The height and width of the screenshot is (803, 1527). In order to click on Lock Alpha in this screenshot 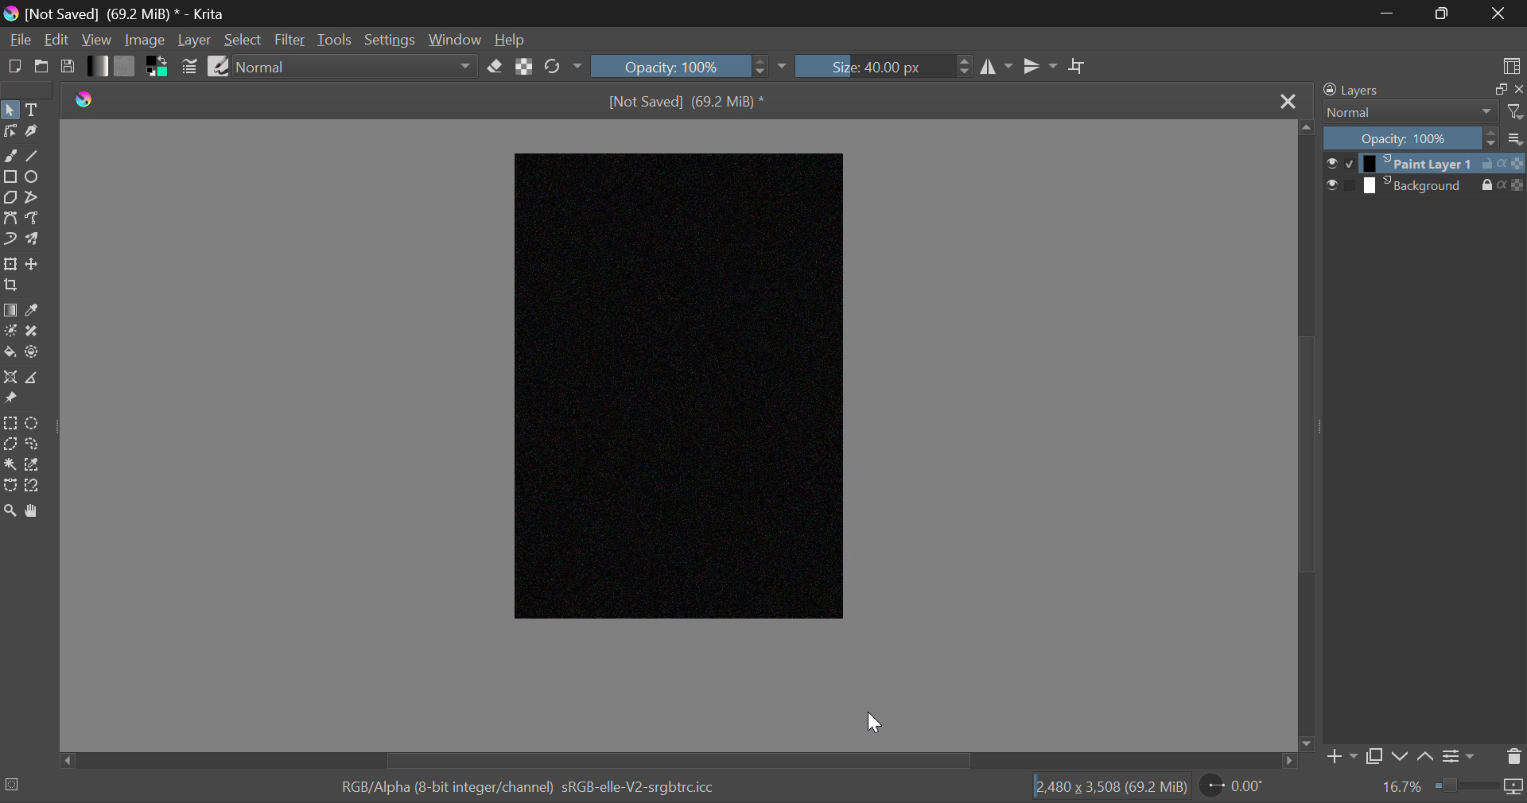, I will do `click(524, 66)`.